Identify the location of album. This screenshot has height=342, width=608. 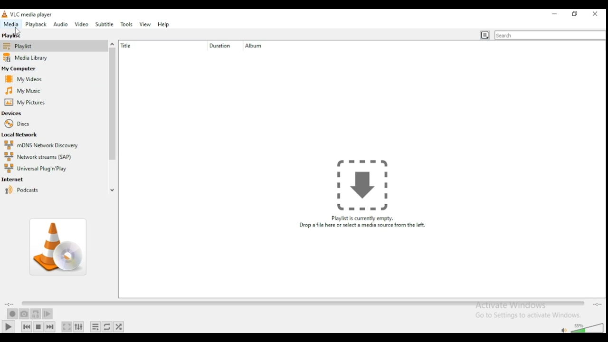
(252, 47).